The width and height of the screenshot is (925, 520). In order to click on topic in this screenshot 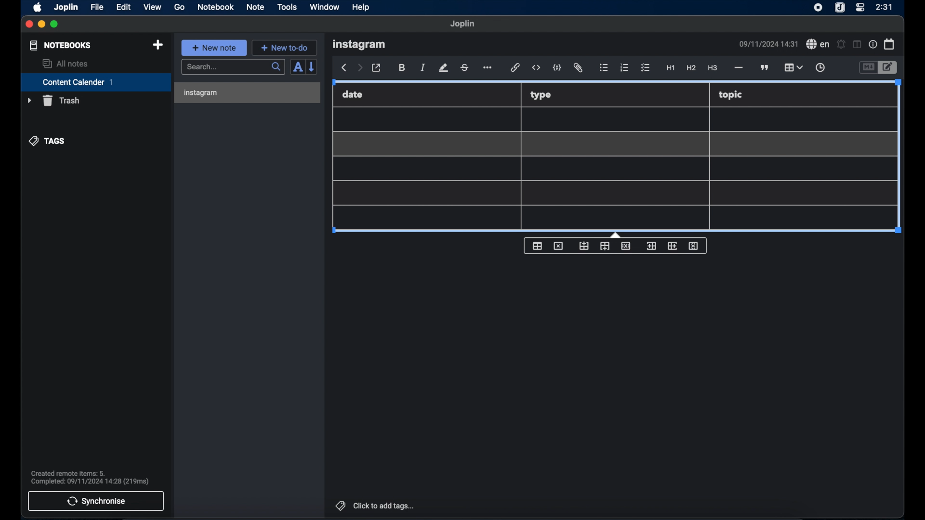, I will do `click(731, 96)`.